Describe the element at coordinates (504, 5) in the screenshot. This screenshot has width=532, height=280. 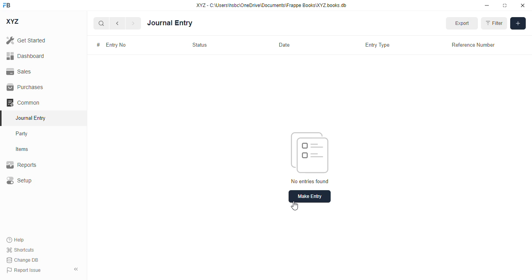
I see `toggle maximize` at that location.